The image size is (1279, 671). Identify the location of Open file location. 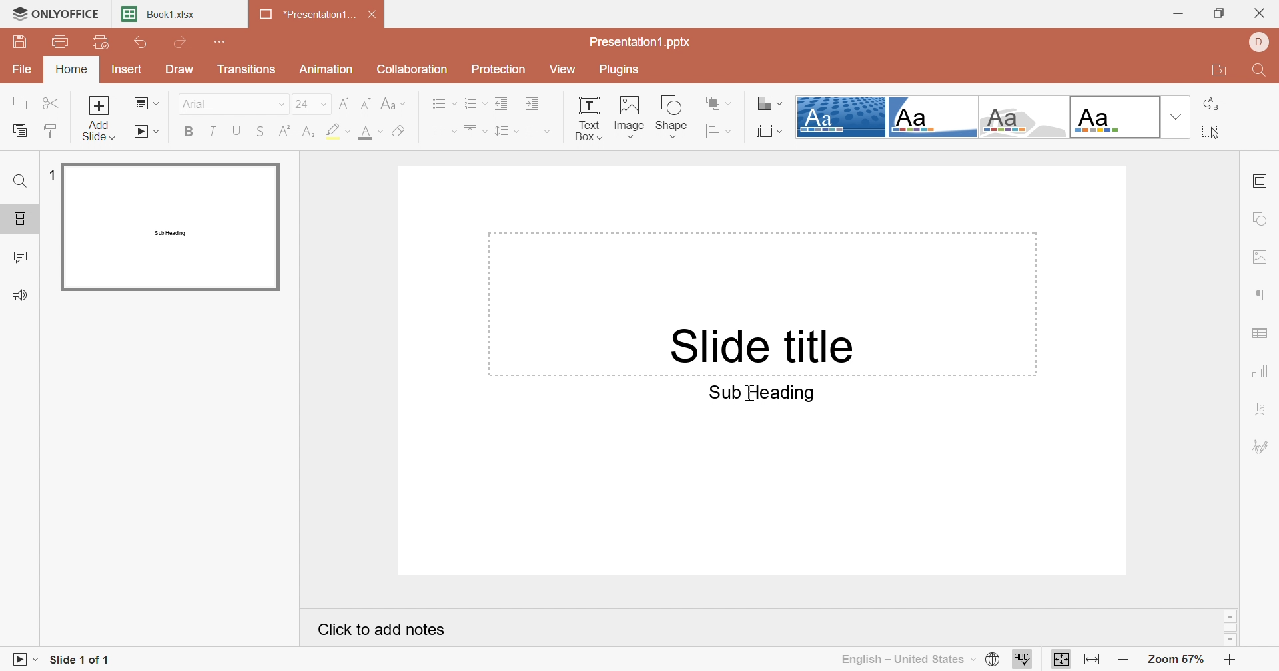
(1222, 71).